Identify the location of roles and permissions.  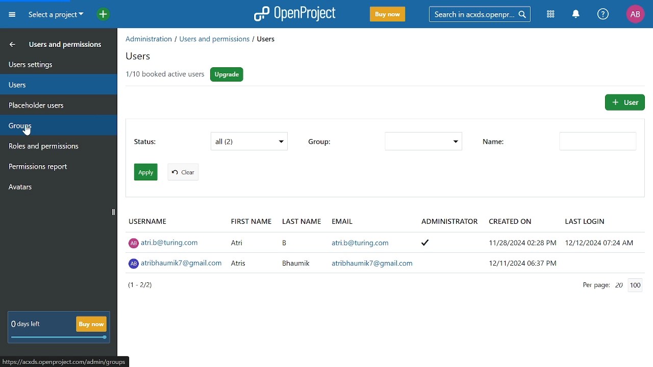
(54, 147).